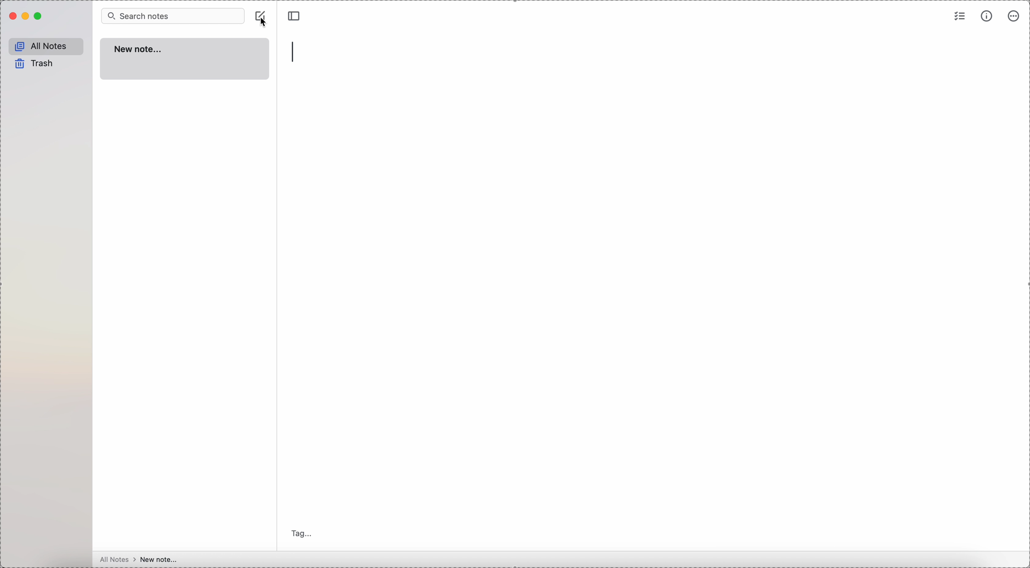 This screenshot has width=1030, height=568. What do you see at coordinates (958, 17) in the screenshot?
I see `check list` at bounding box center [958, 17].